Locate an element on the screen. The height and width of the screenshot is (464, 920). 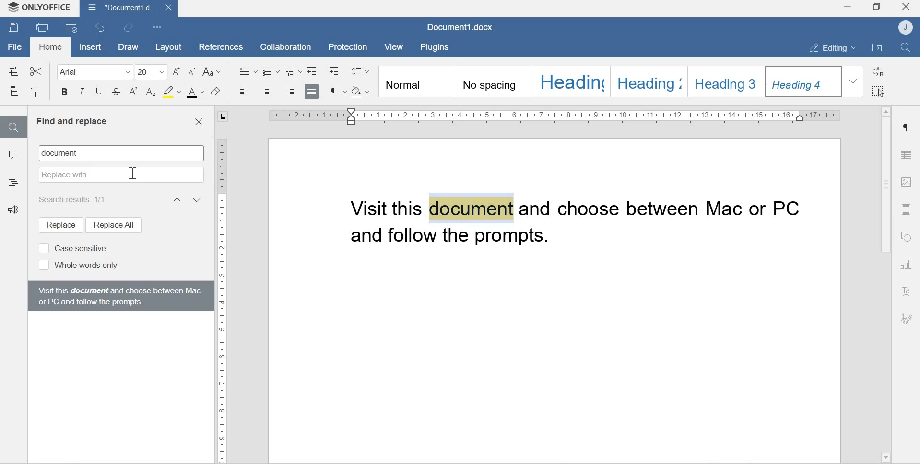
Copy is located at coordinates (14, 70).